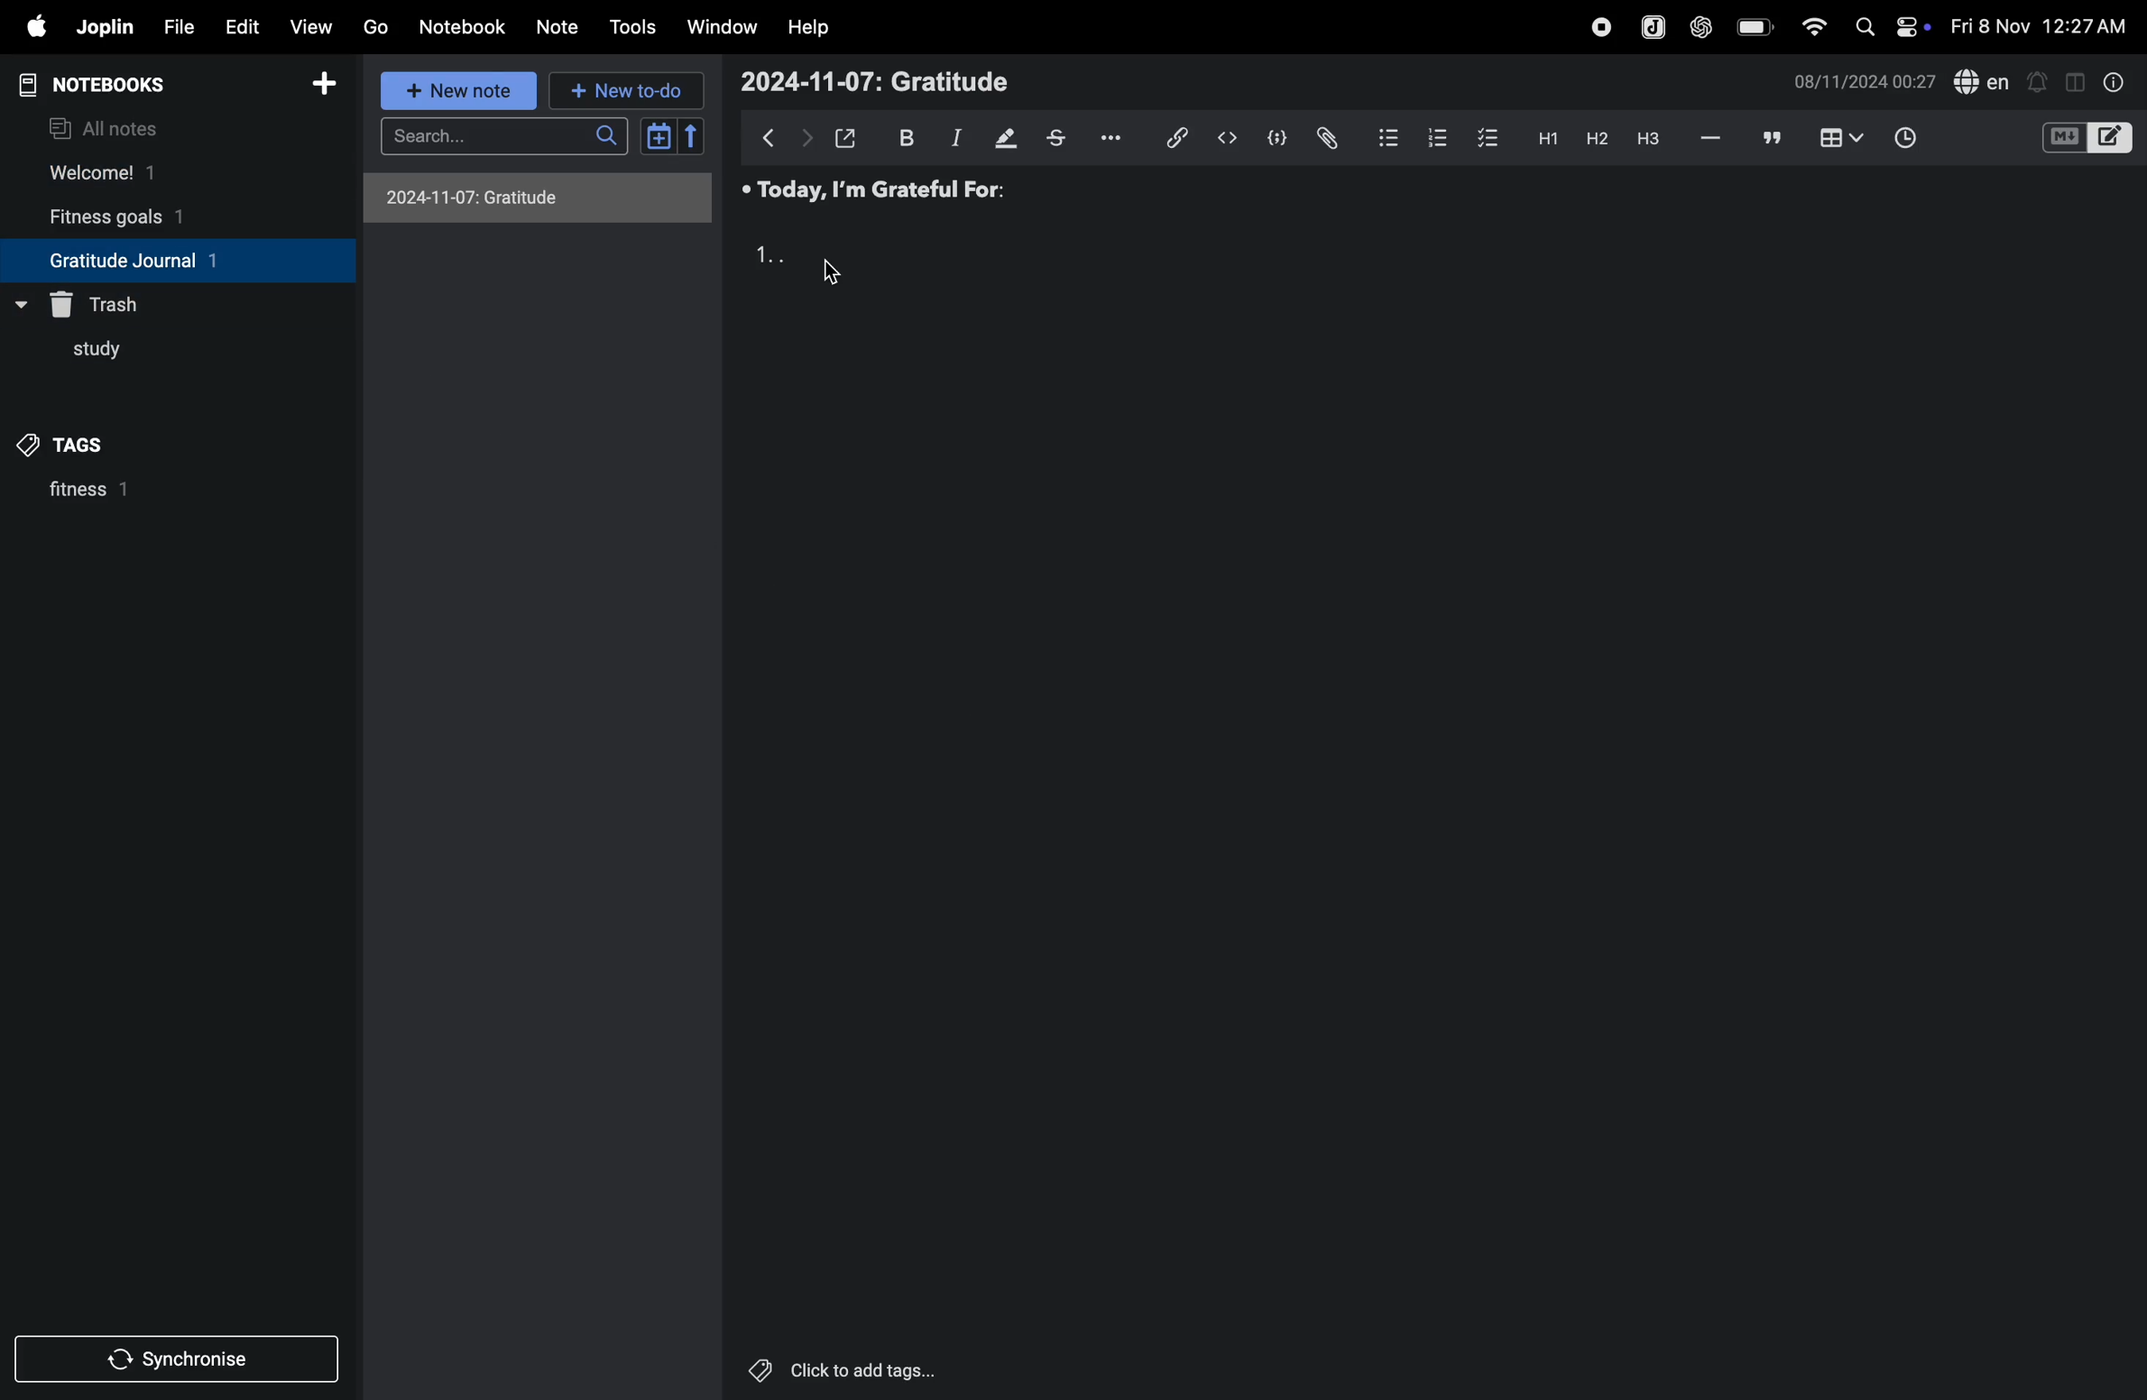 Image resolution: width=2147 pixels, height=1400 pixels. Describe the element at coordinates (1273, 140) in the screenshot. I see `code` at that location.